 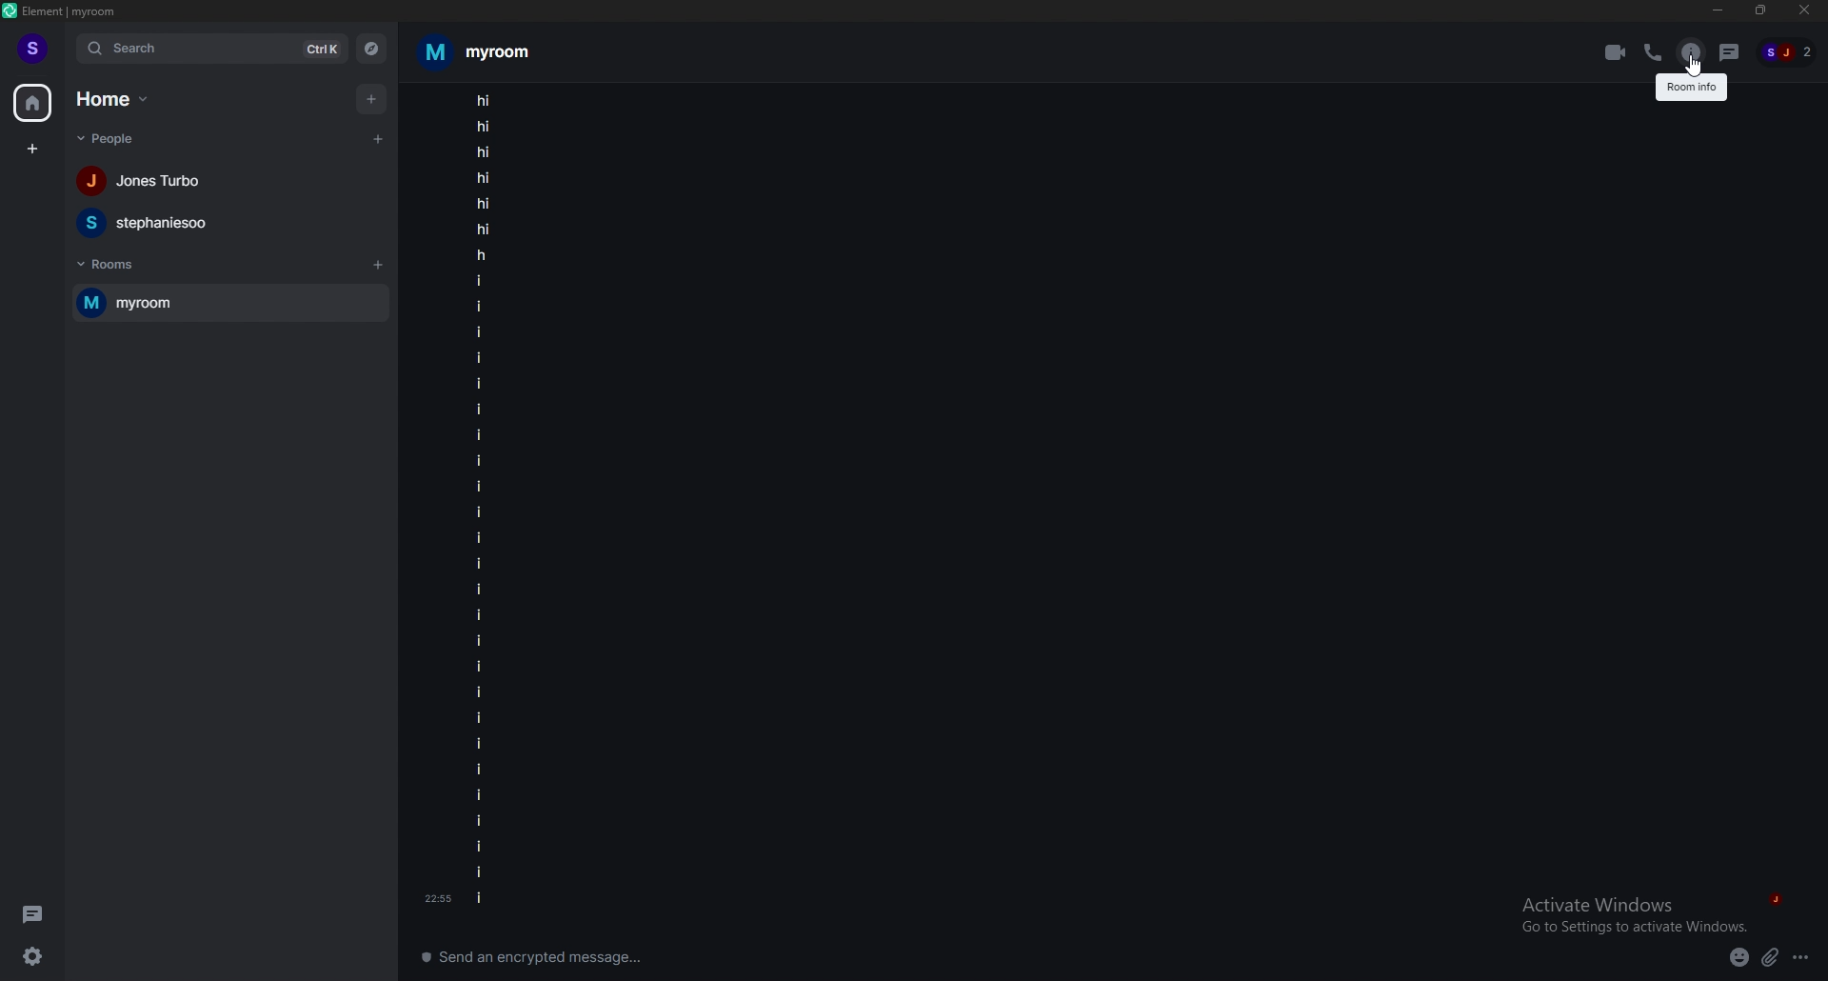 What do you see at coordinates (1803, 10) in the screenshot?
I see `close` at bounding box center [1803, 10].